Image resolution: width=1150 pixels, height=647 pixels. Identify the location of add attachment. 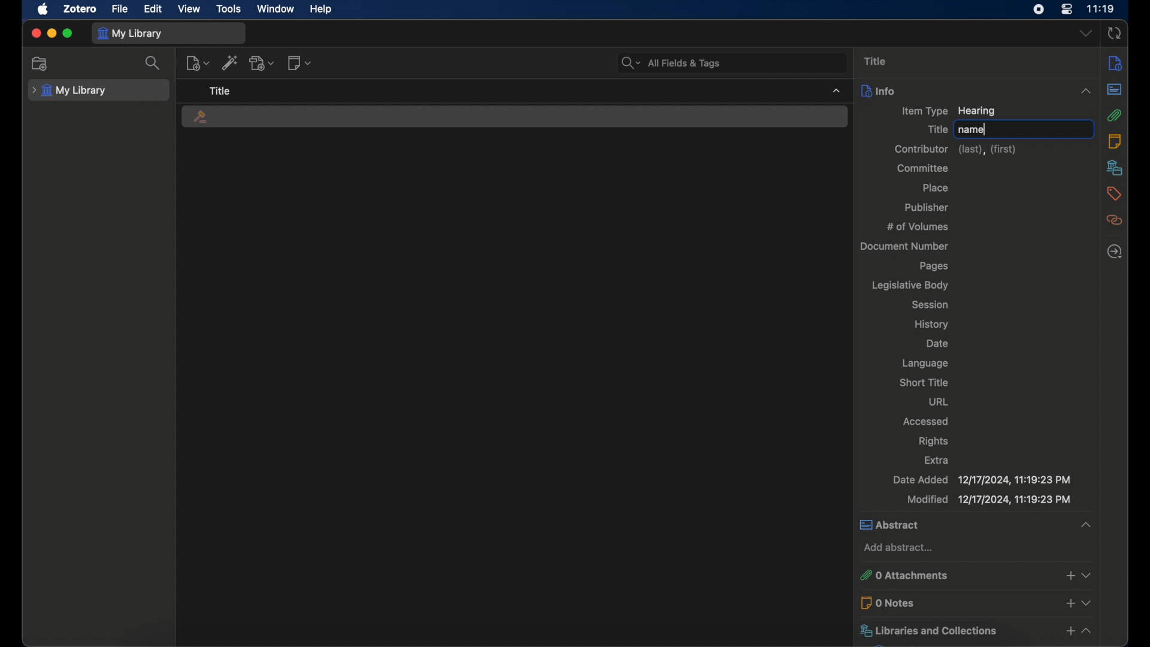
(262, 64).